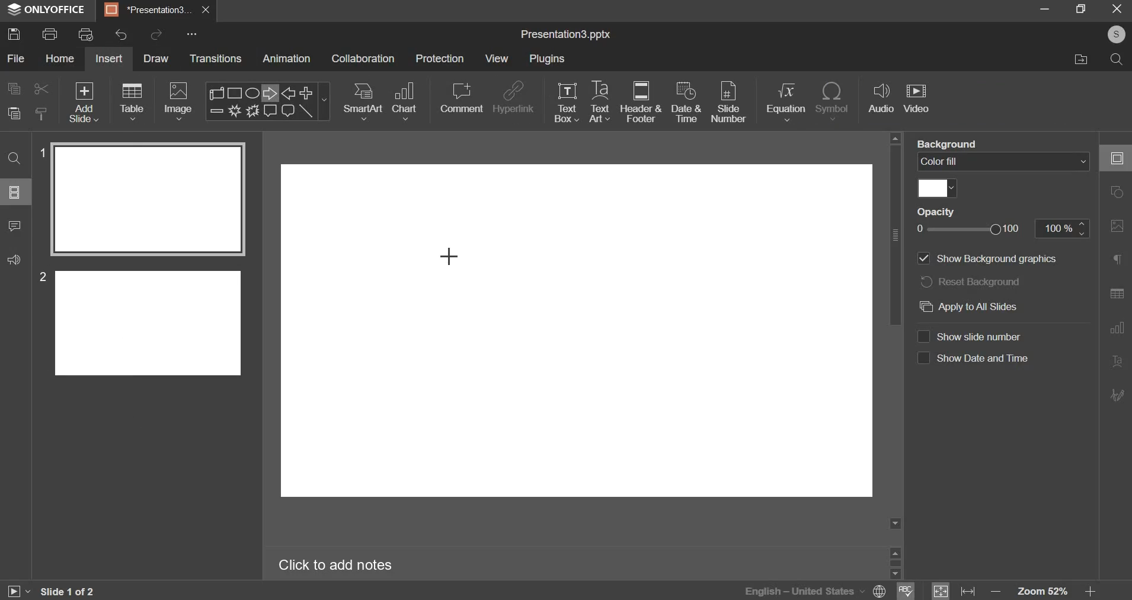 This screenshot has width=1132, height=600. I want to click on right arrow, so click(267, 92).